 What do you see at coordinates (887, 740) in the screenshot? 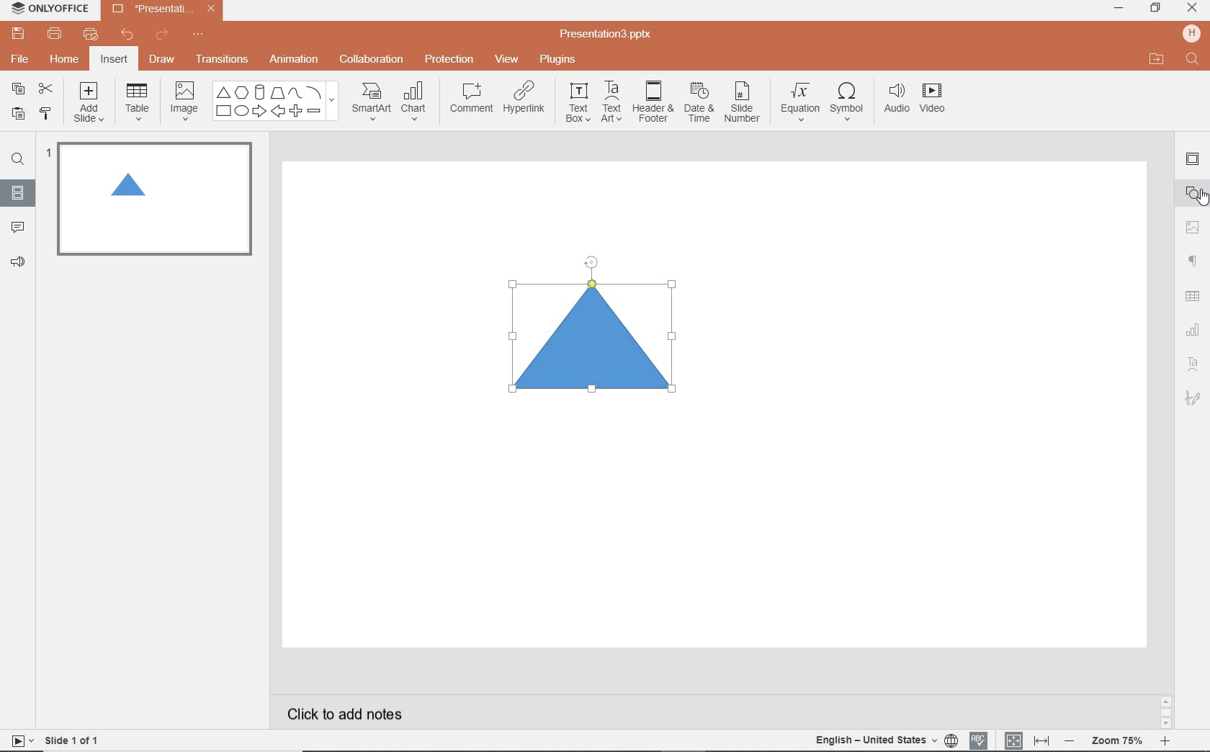
I see `TEXT LANGUAGE` at bounding box center [887, 740].